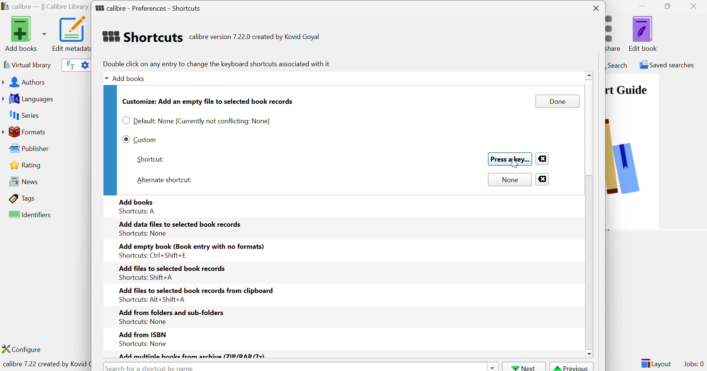 This screenshot has height=371, width=707. I want to click on Add multiple books from archive (ZIP/RAR/Z), so click(192, 356).